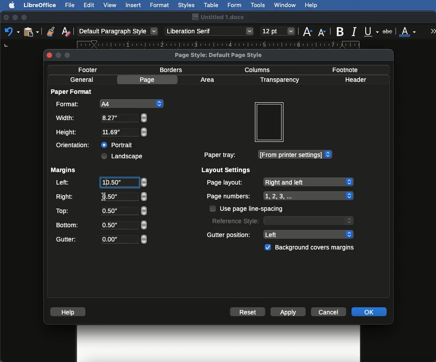 Image resolution: width=436 pixels, height=362 pixels. I want to click on Paper format, so click(72, 91).